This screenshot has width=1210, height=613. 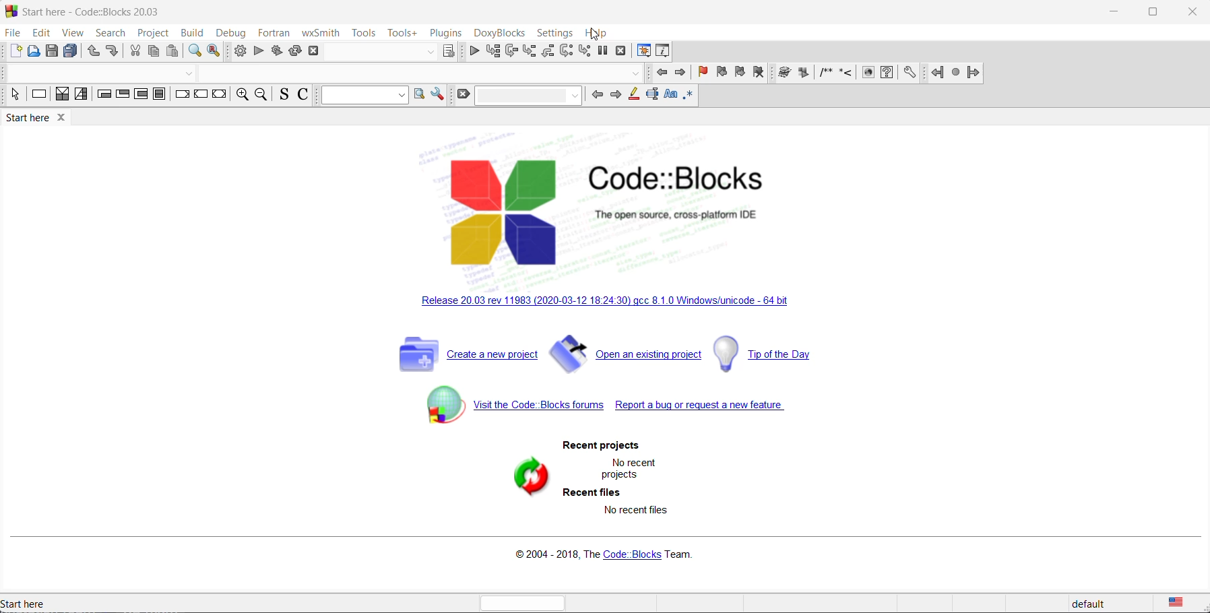 What do you see at coordinates (62, 95) in the screenshot?
I see `decision` at bounding box center [62, 95].